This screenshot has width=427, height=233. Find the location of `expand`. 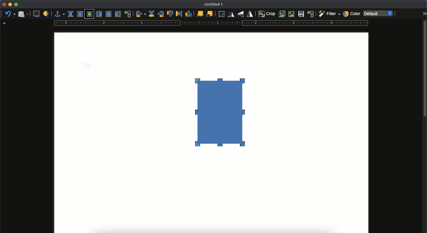

expand is located at coordinates (424, 13).